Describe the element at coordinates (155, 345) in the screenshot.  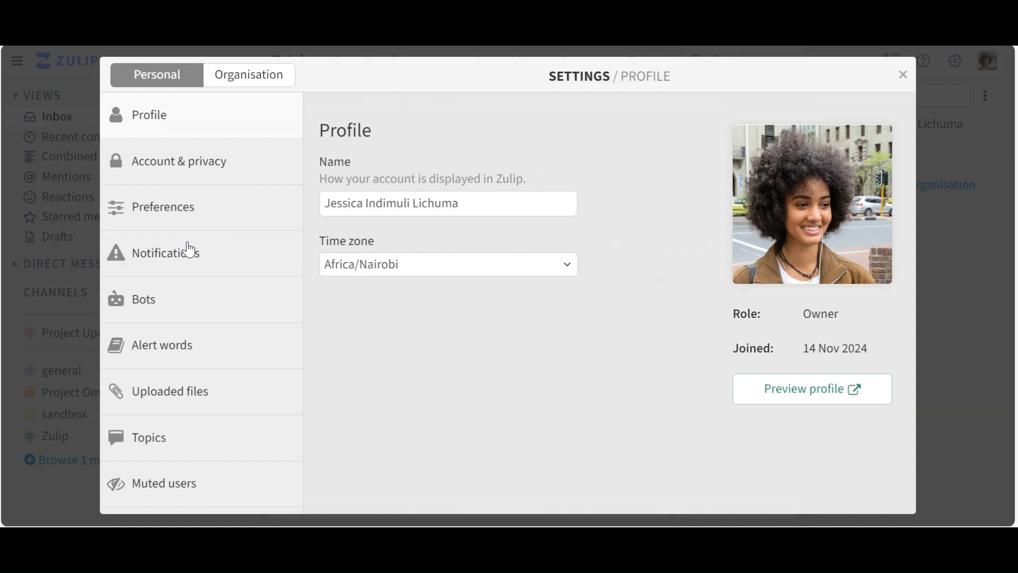
I see `Alert Words` at that location.